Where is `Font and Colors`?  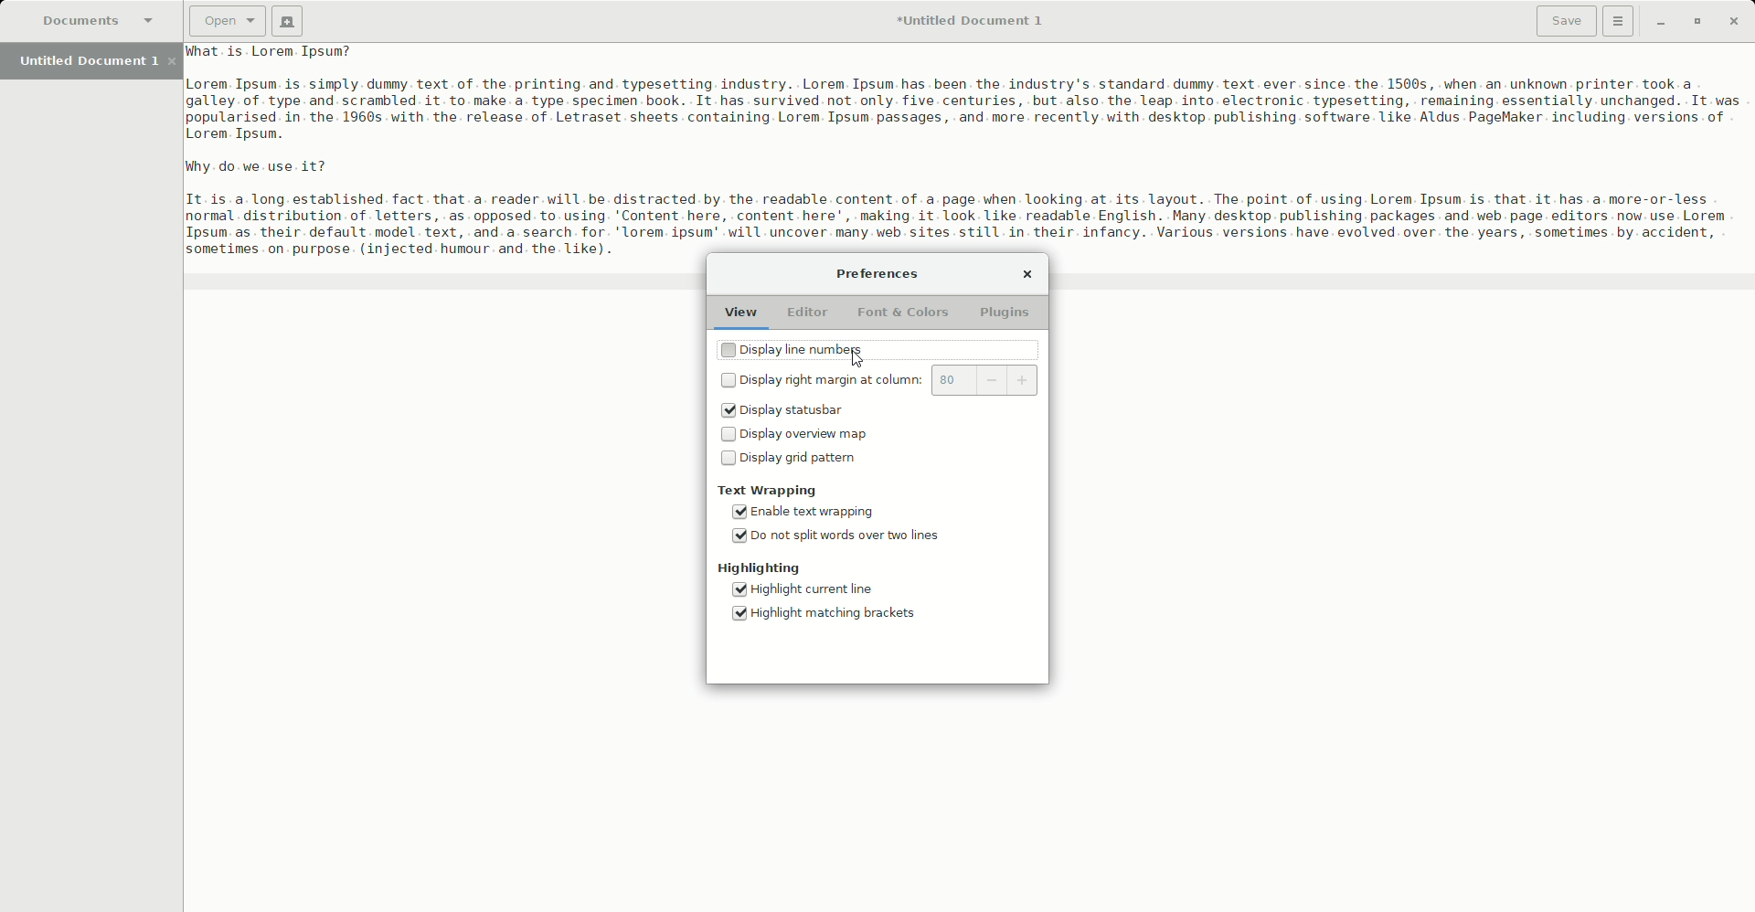 Font and Colors is located at coordinates (903, 313).